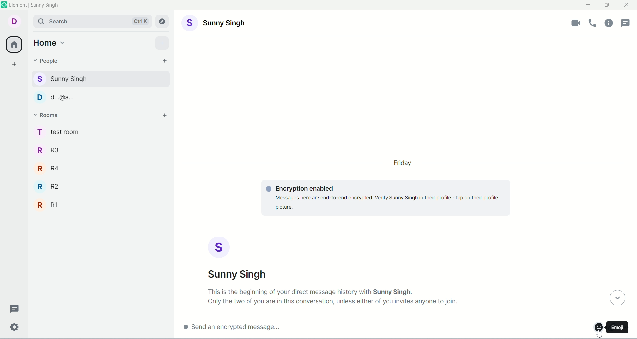  I want to click on R4, so click(101, 166).